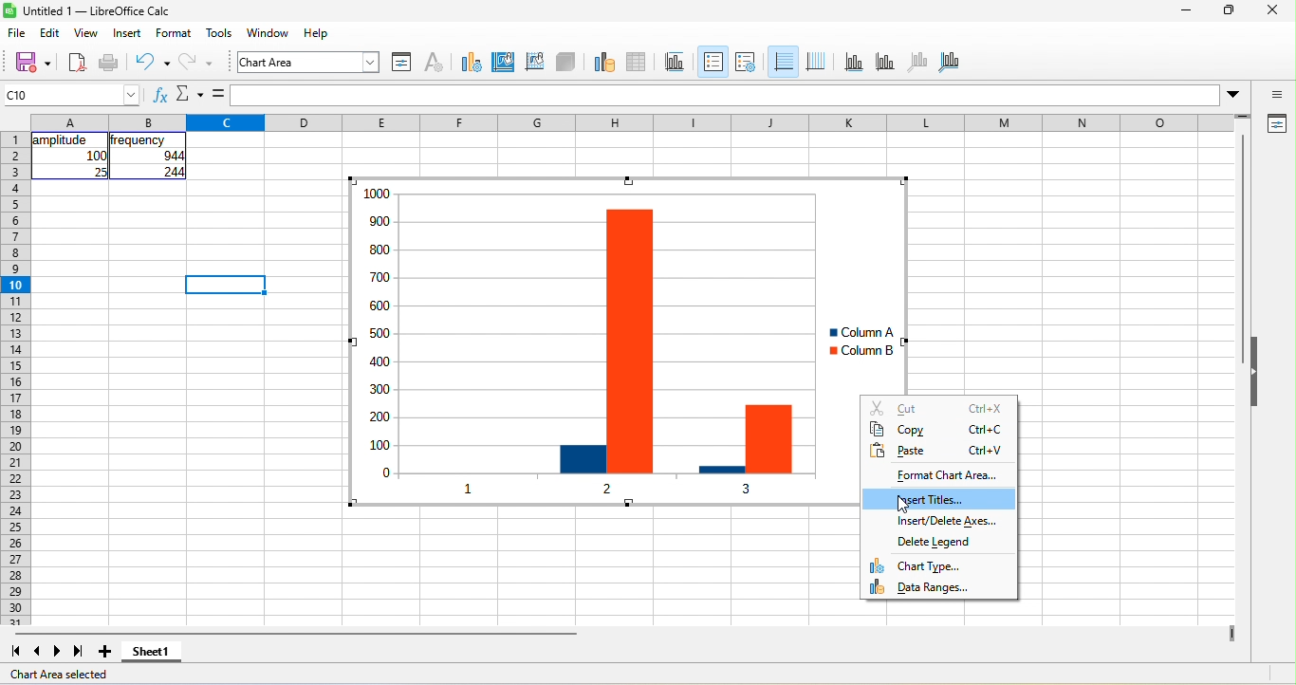  What do you see at coordinates (77, 64) in the screenshot?
I see `export directly as pdf` at bounding box center [77, 64].